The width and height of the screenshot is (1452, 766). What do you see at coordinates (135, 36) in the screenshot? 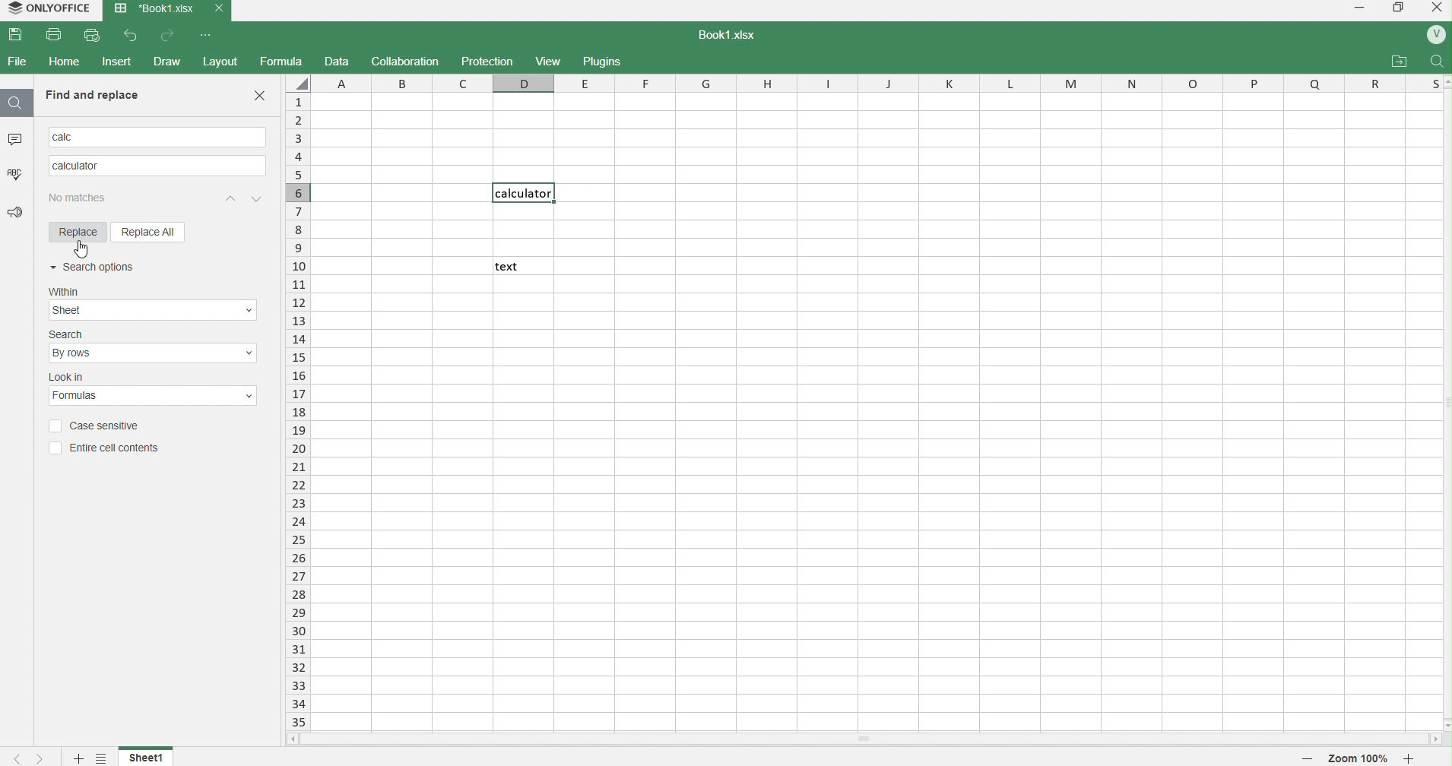
I see `undo` at bounding box center [135, 36].